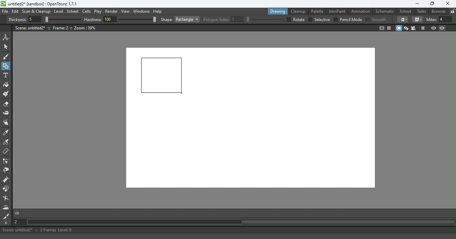  I want to click on Ruler tool, so click(6, 152).